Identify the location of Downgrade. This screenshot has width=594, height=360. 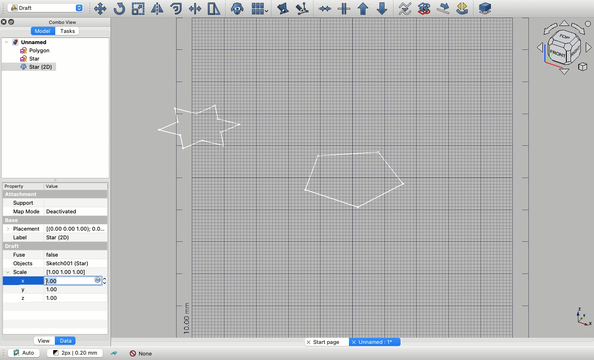
(381, 9).